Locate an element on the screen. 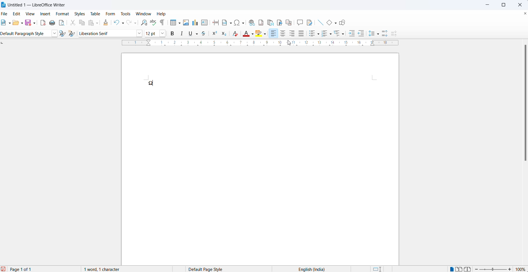  toggle unordered list options is located at coordinates (319, 34).